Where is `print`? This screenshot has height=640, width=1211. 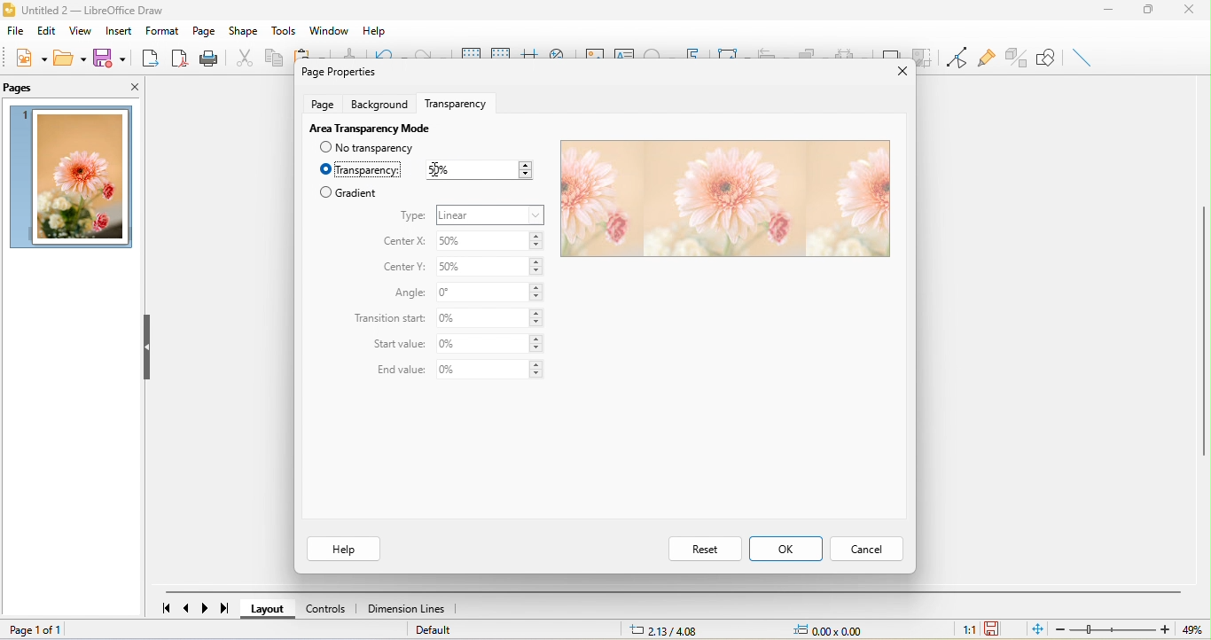
print is located at coordinates (208, 58).